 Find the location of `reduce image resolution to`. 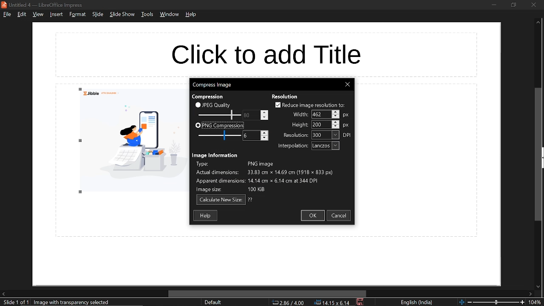

reduce image resolution to is located at coordinates (310, 105).